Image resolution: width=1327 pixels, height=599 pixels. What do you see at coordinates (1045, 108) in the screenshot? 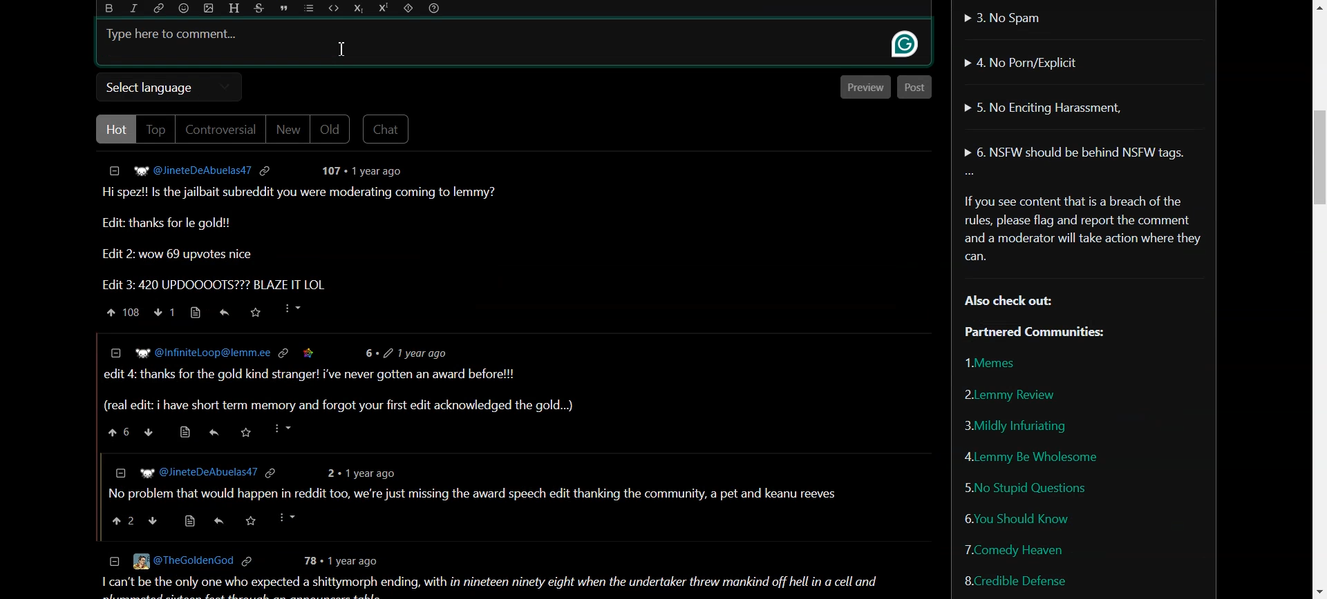
I see `No Enciting Harassment,` at bounding box center [1045, 108].